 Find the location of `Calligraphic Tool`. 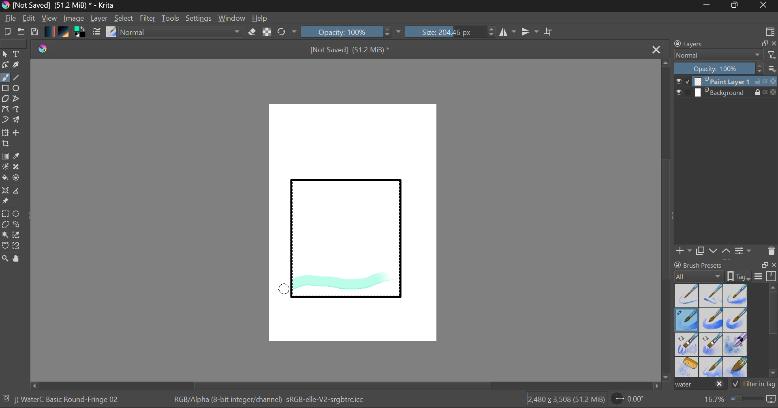

Calligraphic Tool is located at coordinates (19, 67).